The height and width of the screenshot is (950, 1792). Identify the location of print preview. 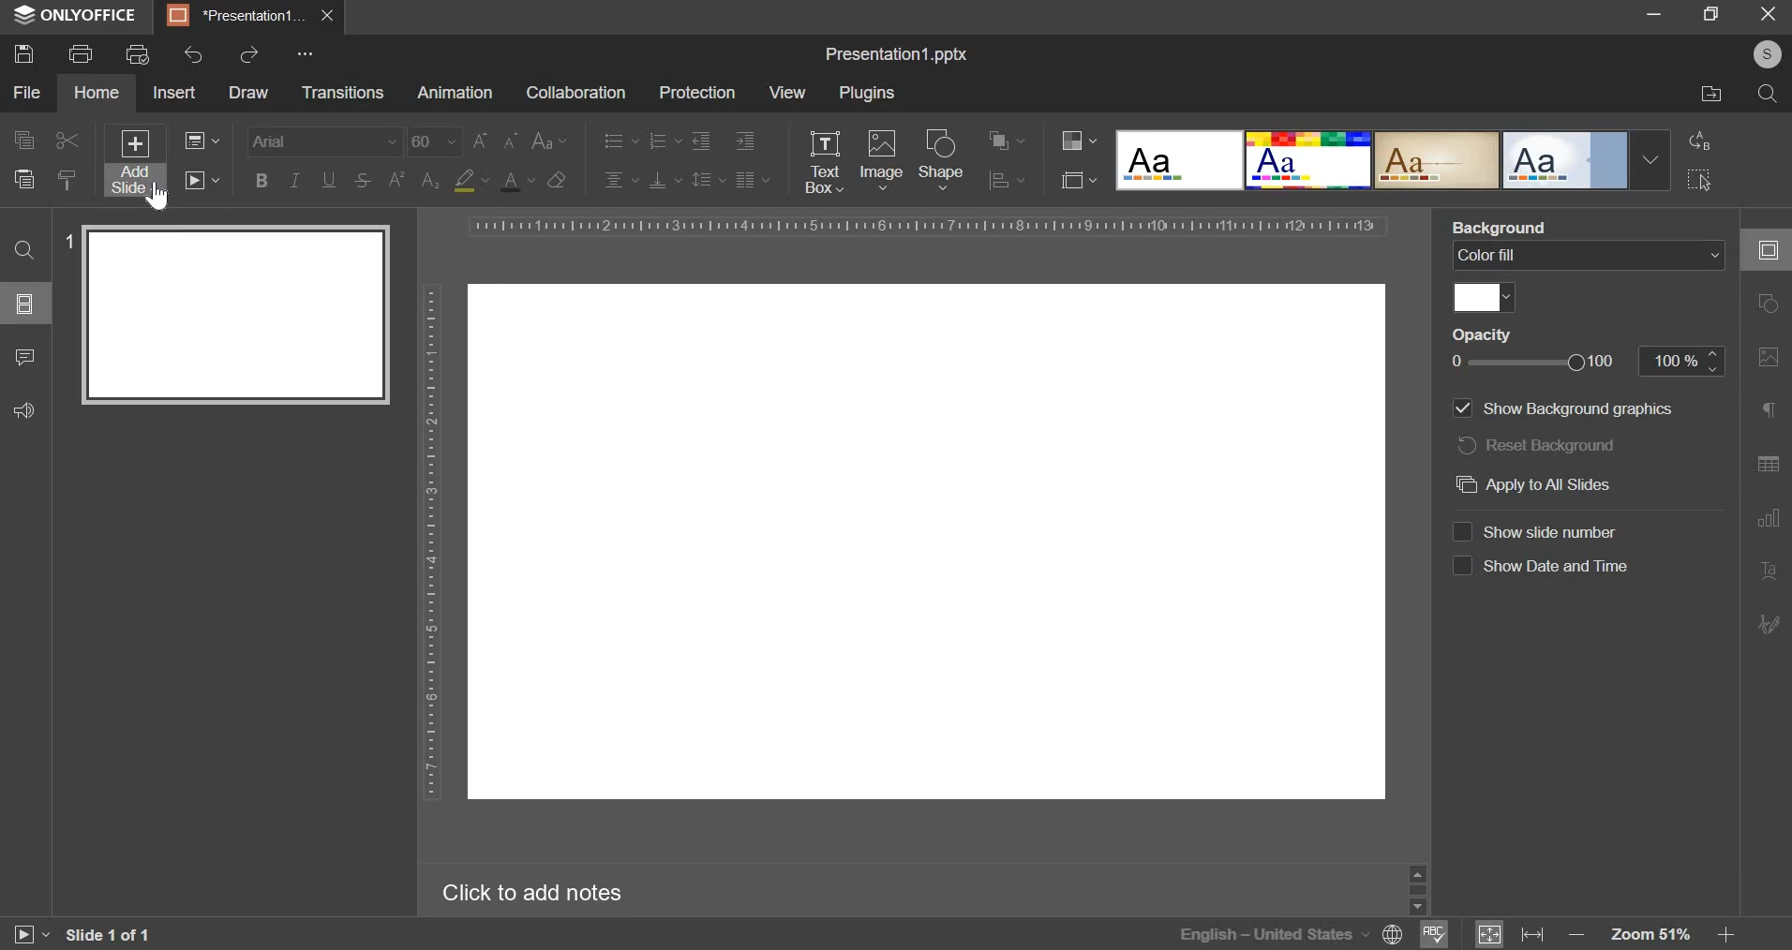
(138, 54).